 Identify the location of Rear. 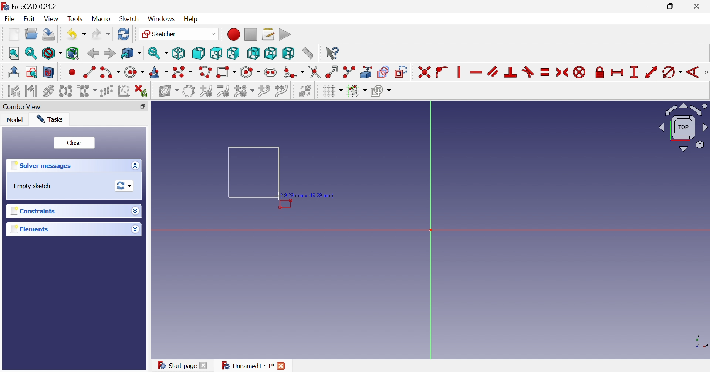
(253, 53).